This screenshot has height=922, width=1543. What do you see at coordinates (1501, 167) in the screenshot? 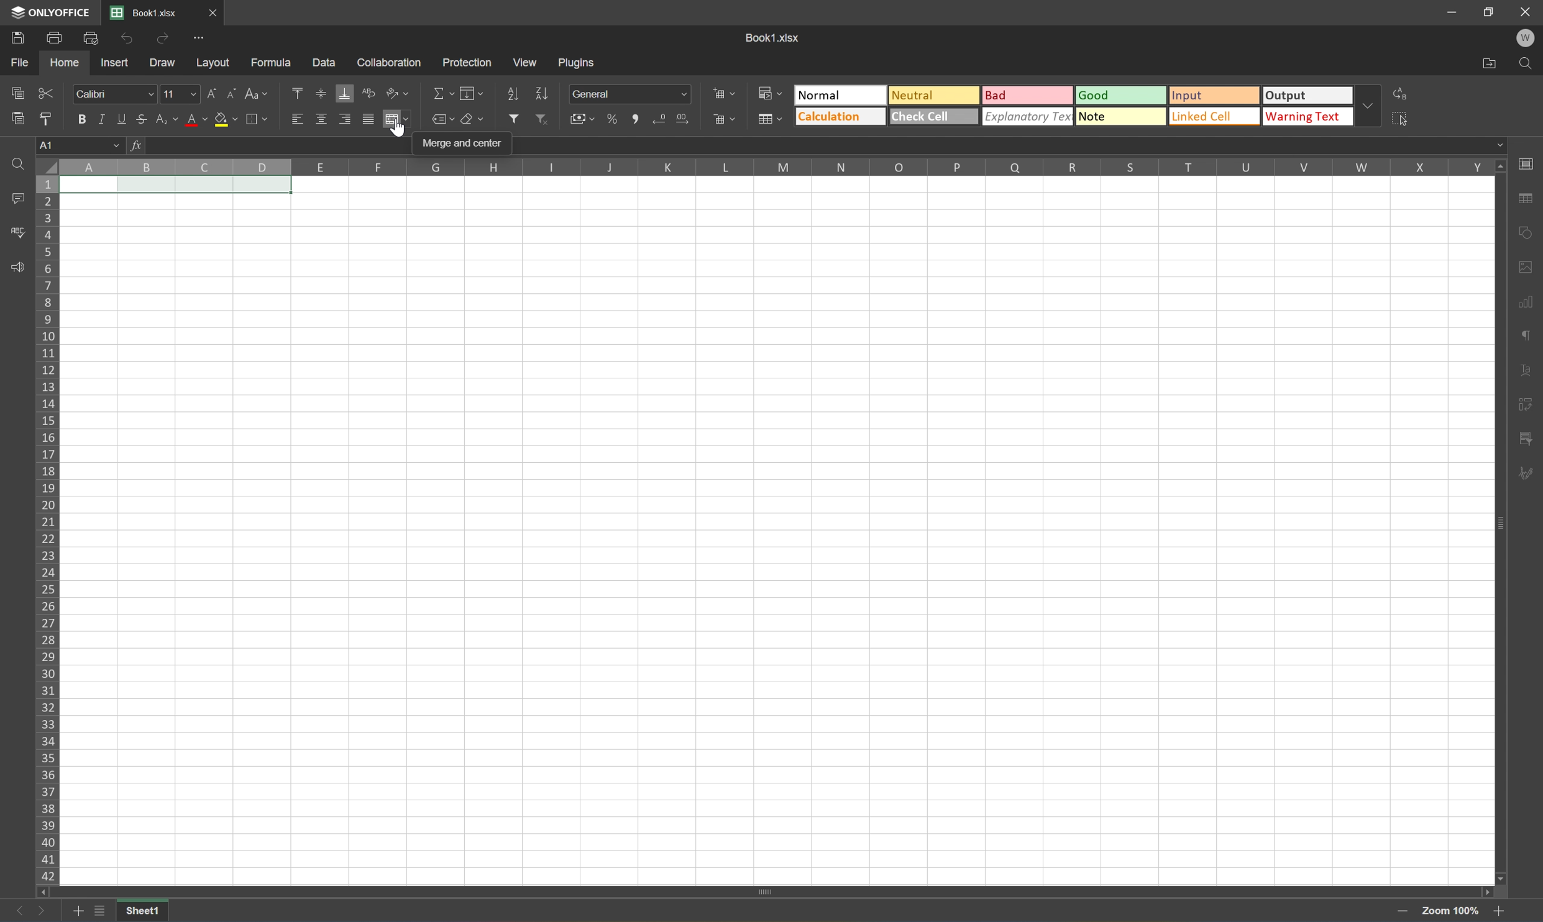
I see `Scroll up` at bounding box center [1501, 167].